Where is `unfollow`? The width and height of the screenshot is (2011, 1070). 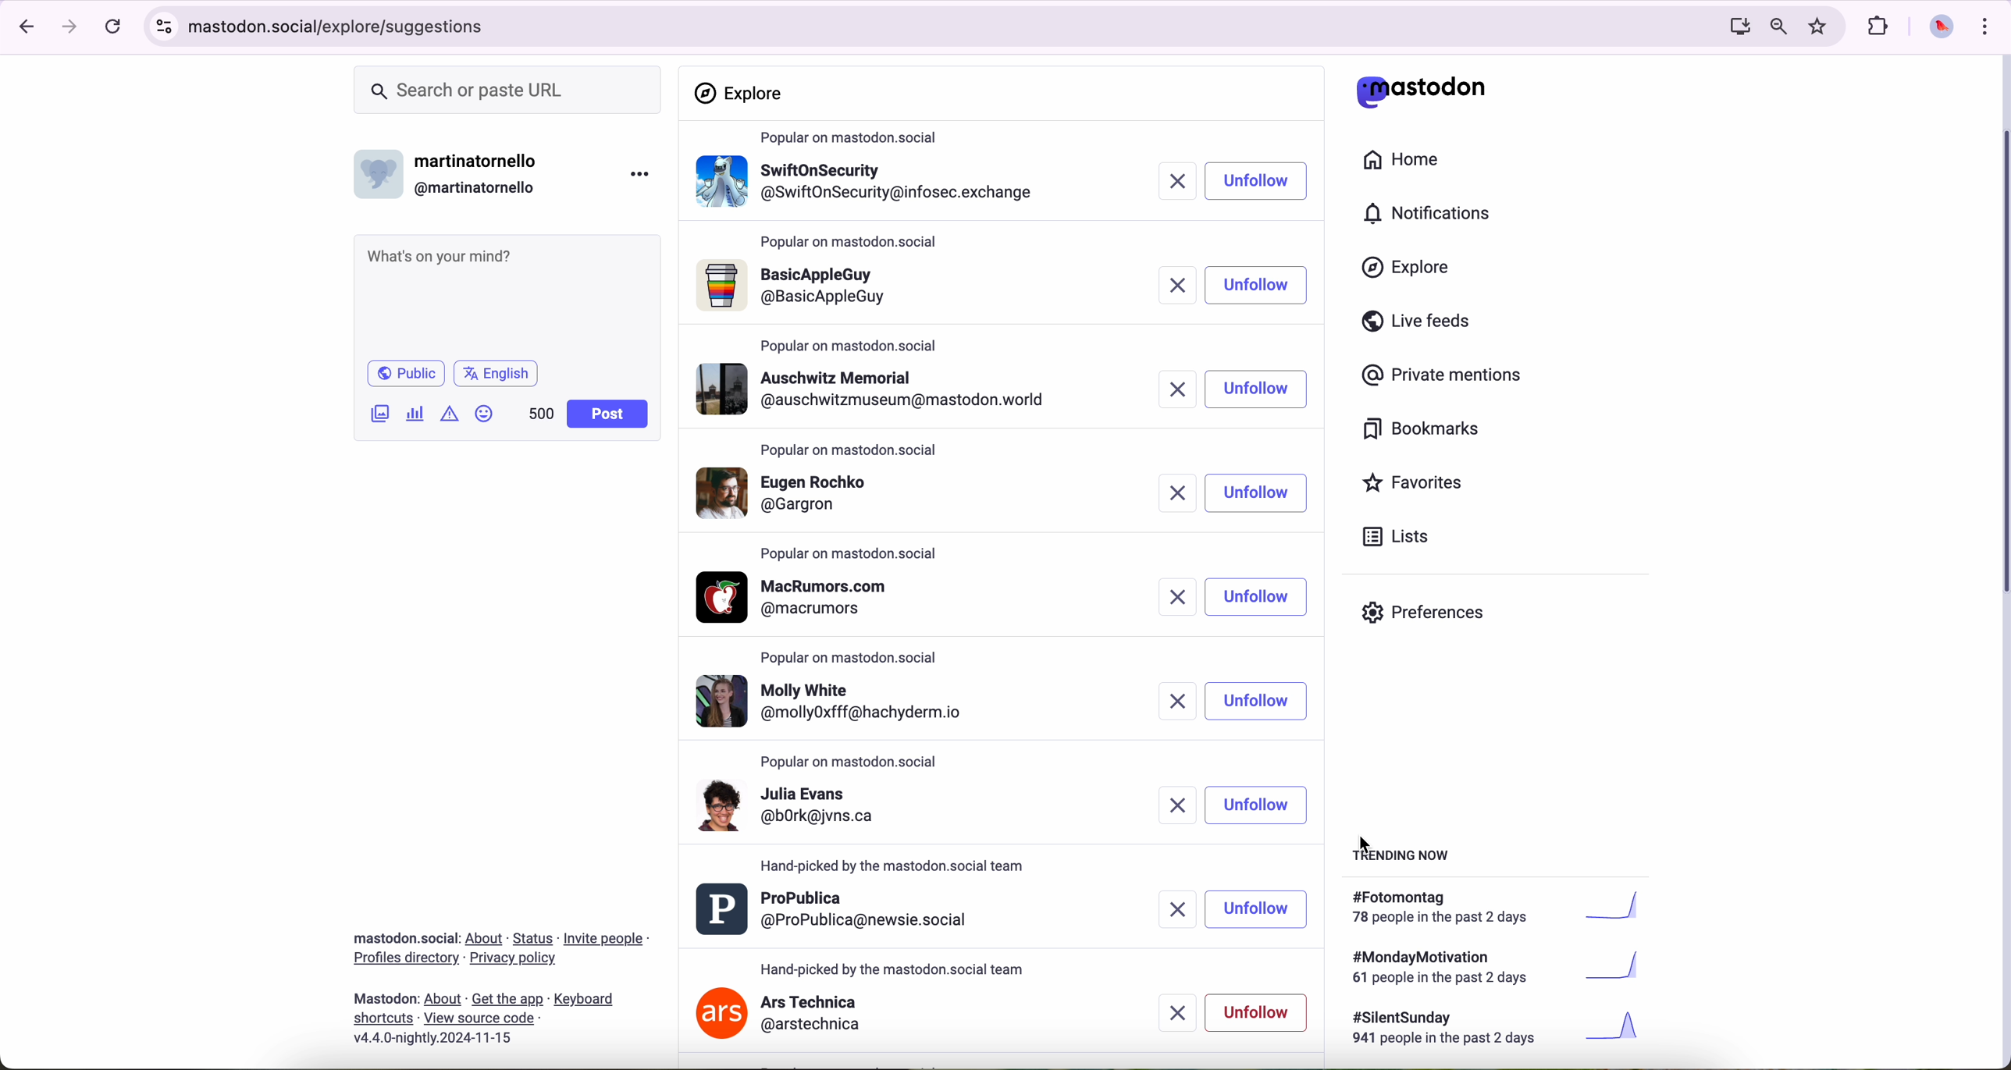 unfollow is located at coordinates (1257, 1012).